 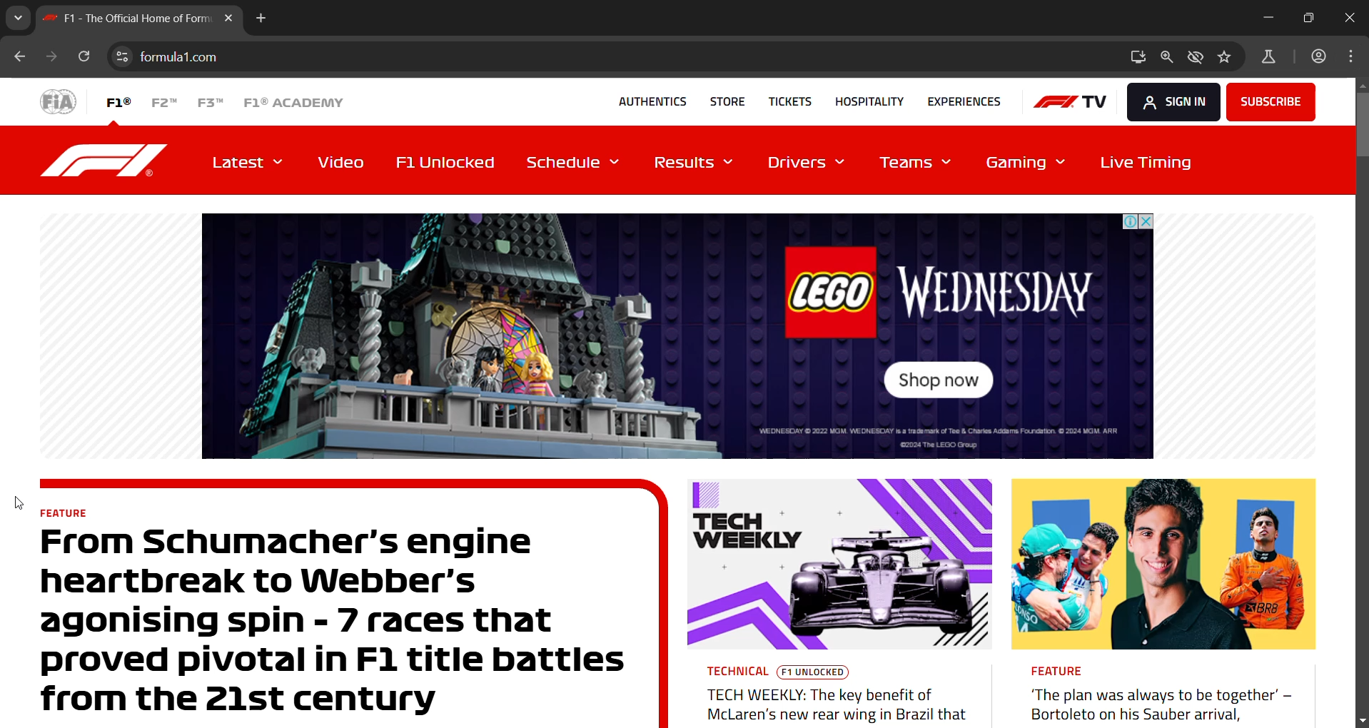 I want to click on Drivers , so click(x=808, y=164).